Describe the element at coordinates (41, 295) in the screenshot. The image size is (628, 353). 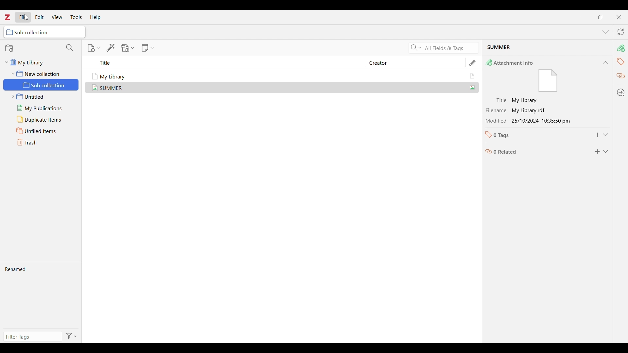
I see `Renamed` at that location.